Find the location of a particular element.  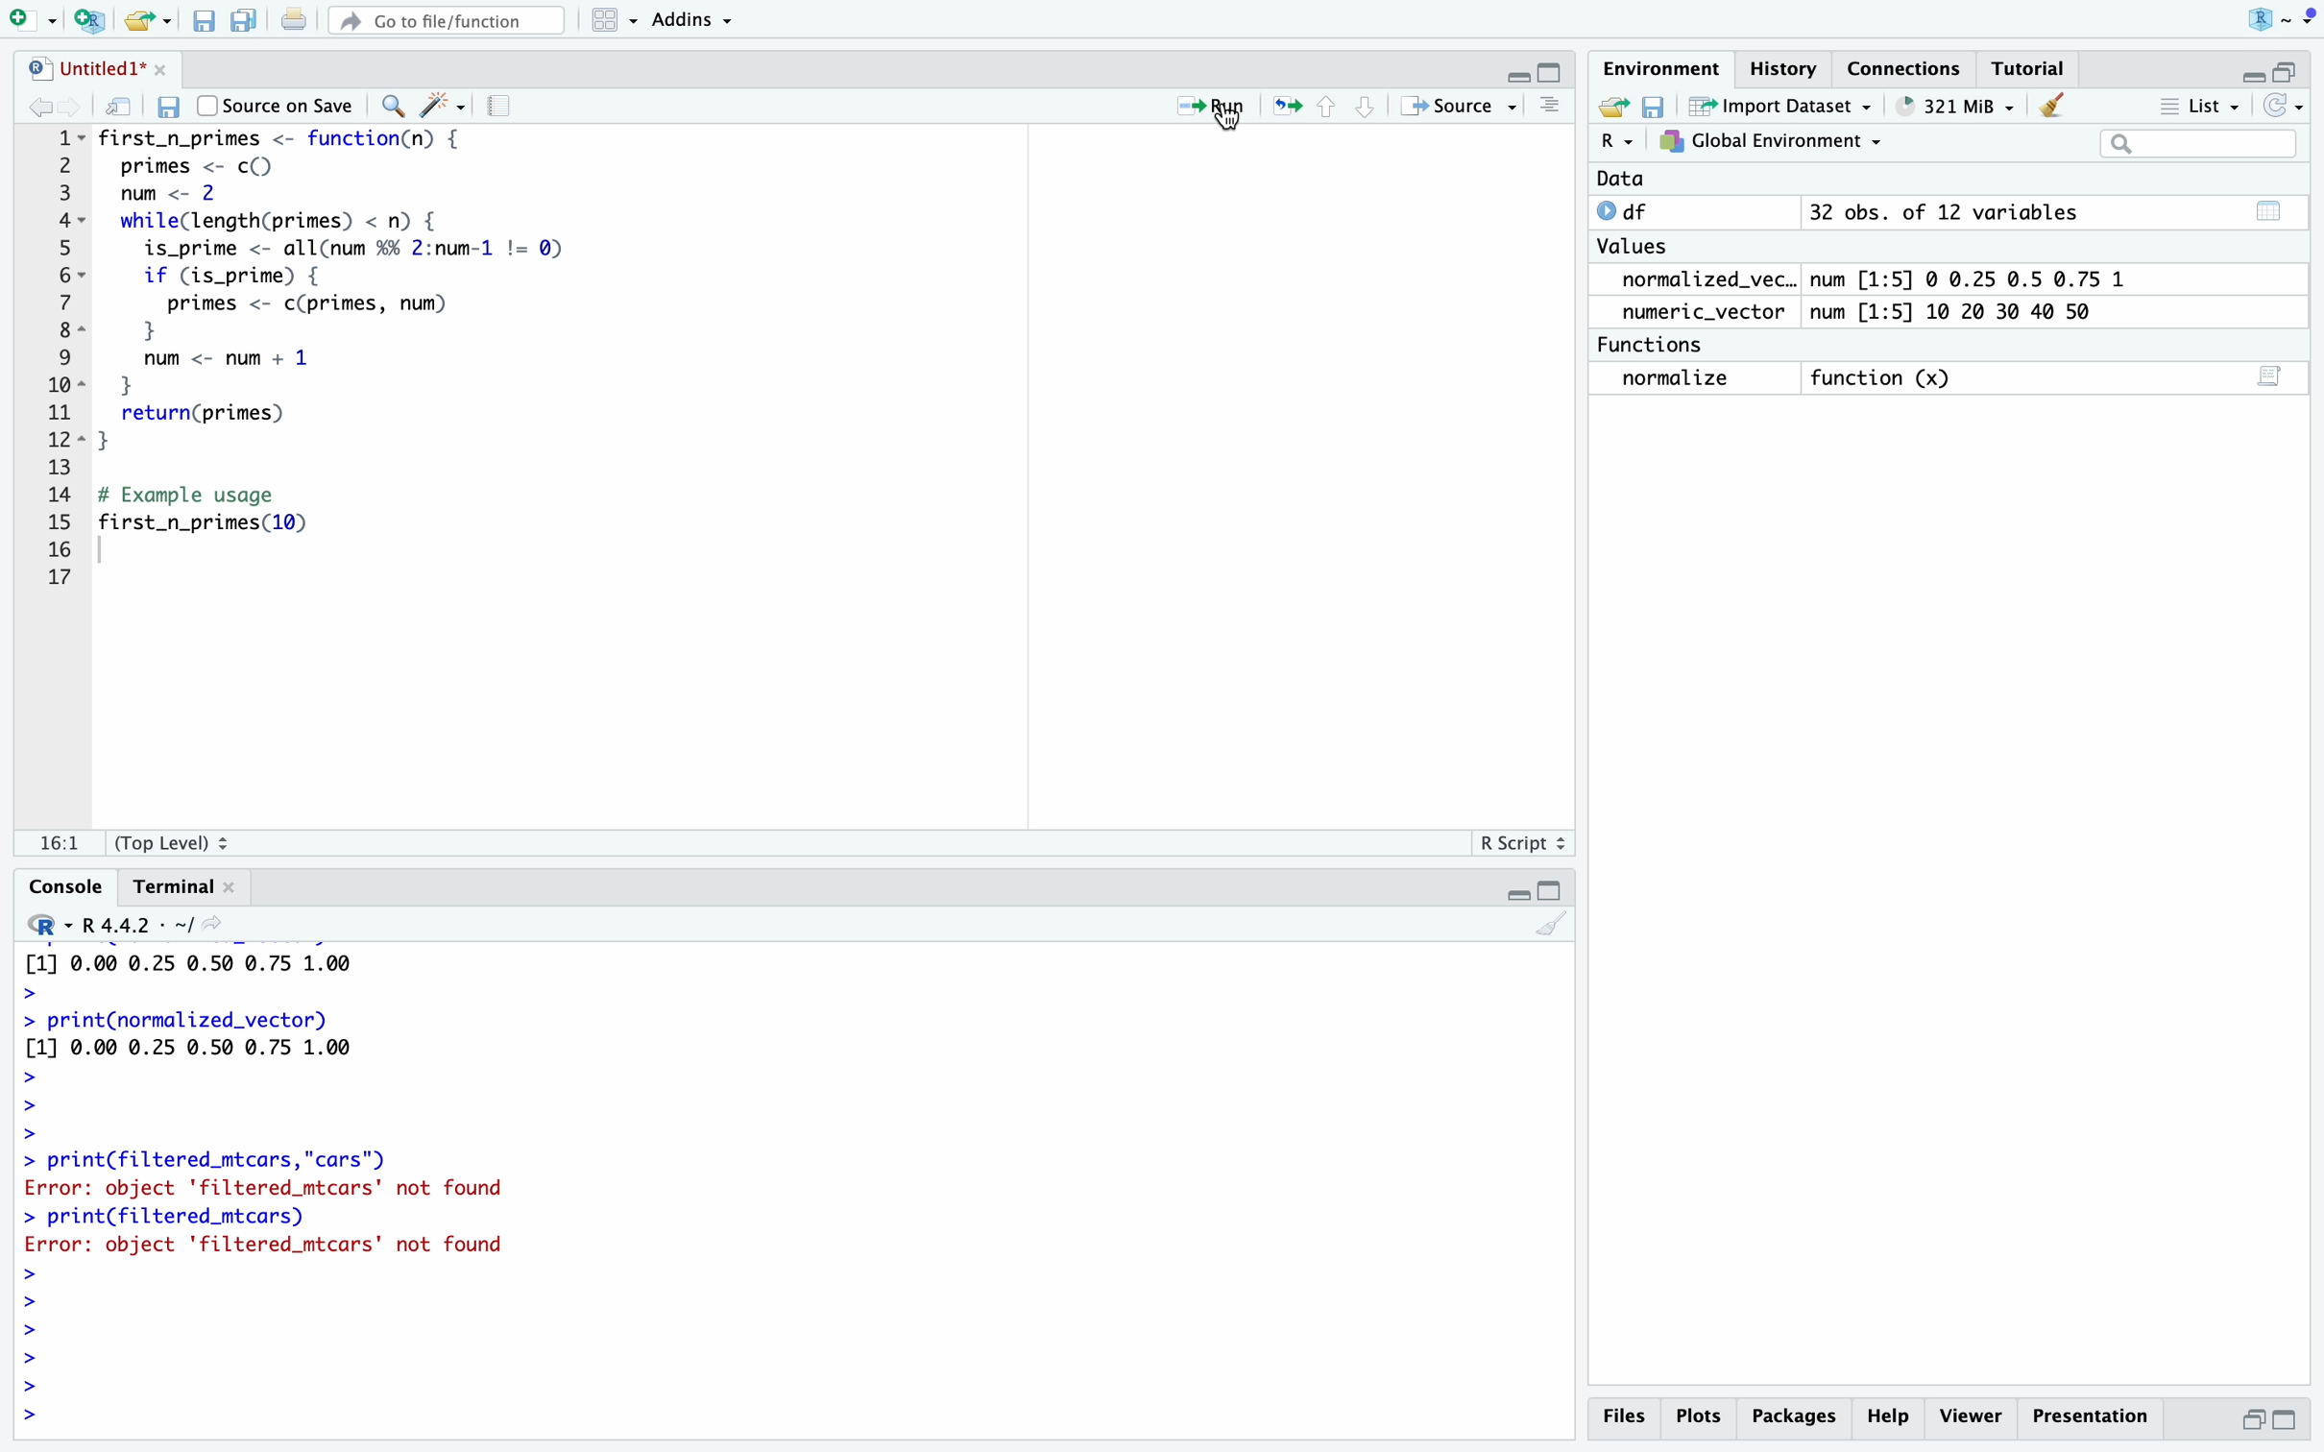

minimize/maximize is located at coordinates (1523, 69).